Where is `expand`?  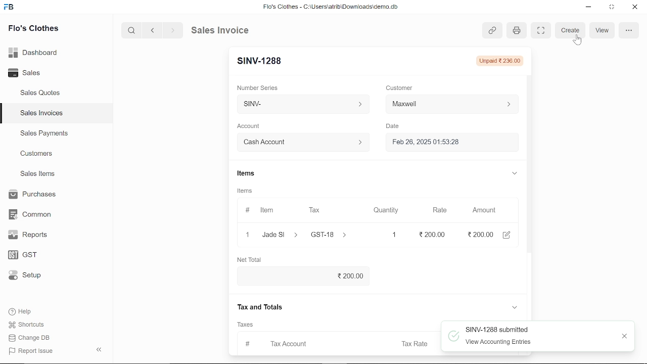 expand is located at coordinates (514, 172).